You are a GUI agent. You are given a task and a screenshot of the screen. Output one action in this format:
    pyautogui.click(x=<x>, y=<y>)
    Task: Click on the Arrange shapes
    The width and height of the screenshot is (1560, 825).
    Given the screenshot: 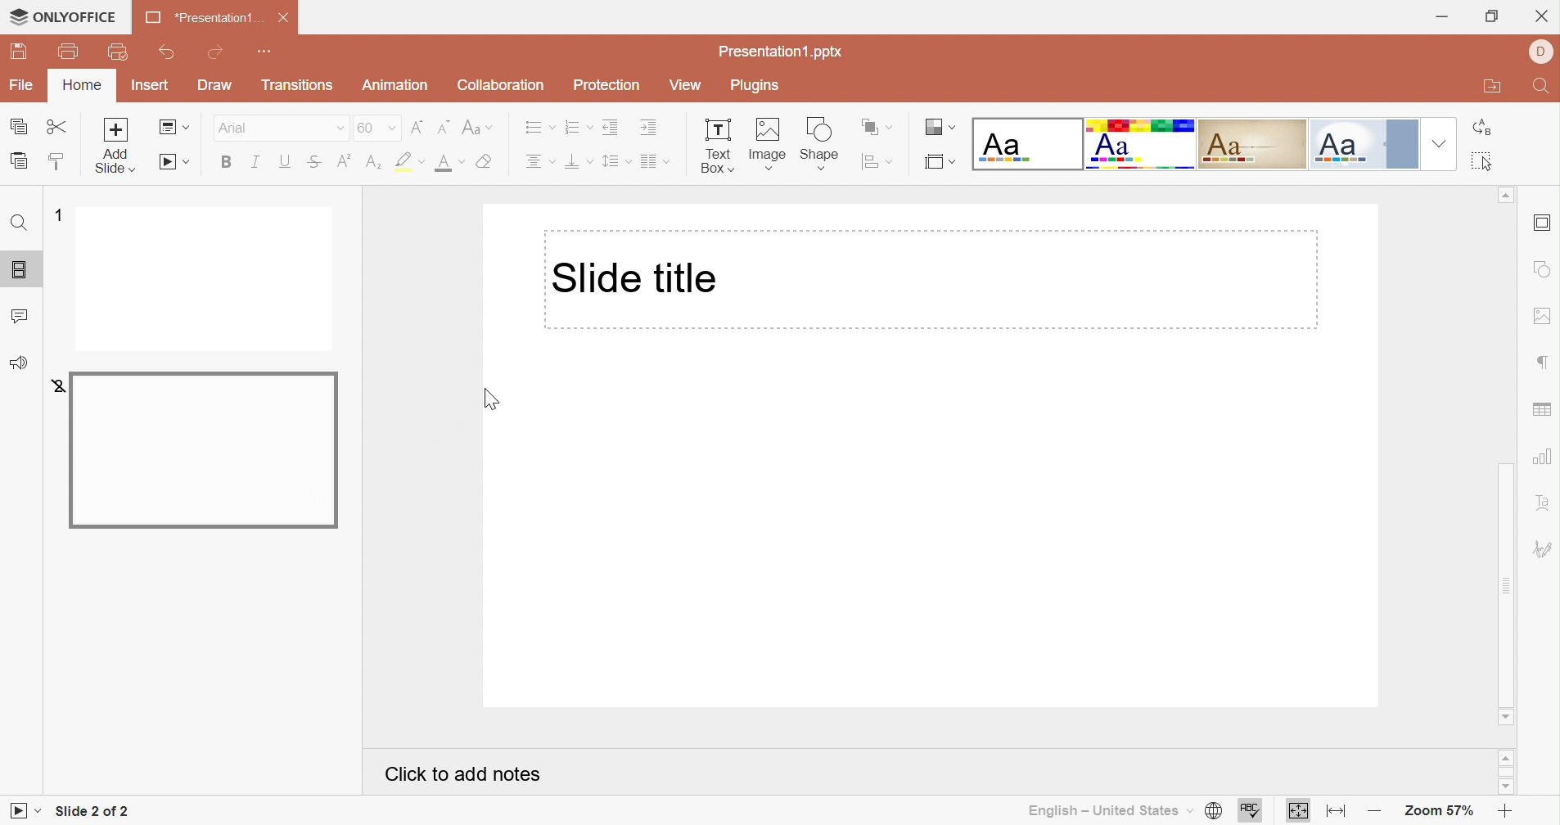 What is the action you would take?
    pyautogui.click(x=877, y=125)
    